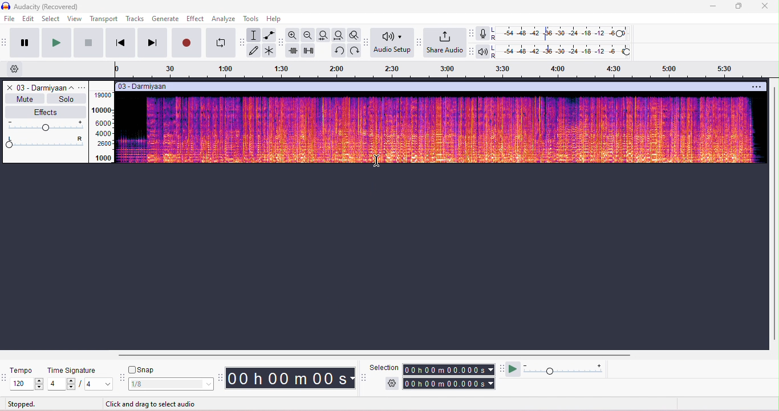 The image size is (779, 411). What do you see at coordinates (224, 19) in the screenshot?
I see `analyze` at bounding box center [224, 19].